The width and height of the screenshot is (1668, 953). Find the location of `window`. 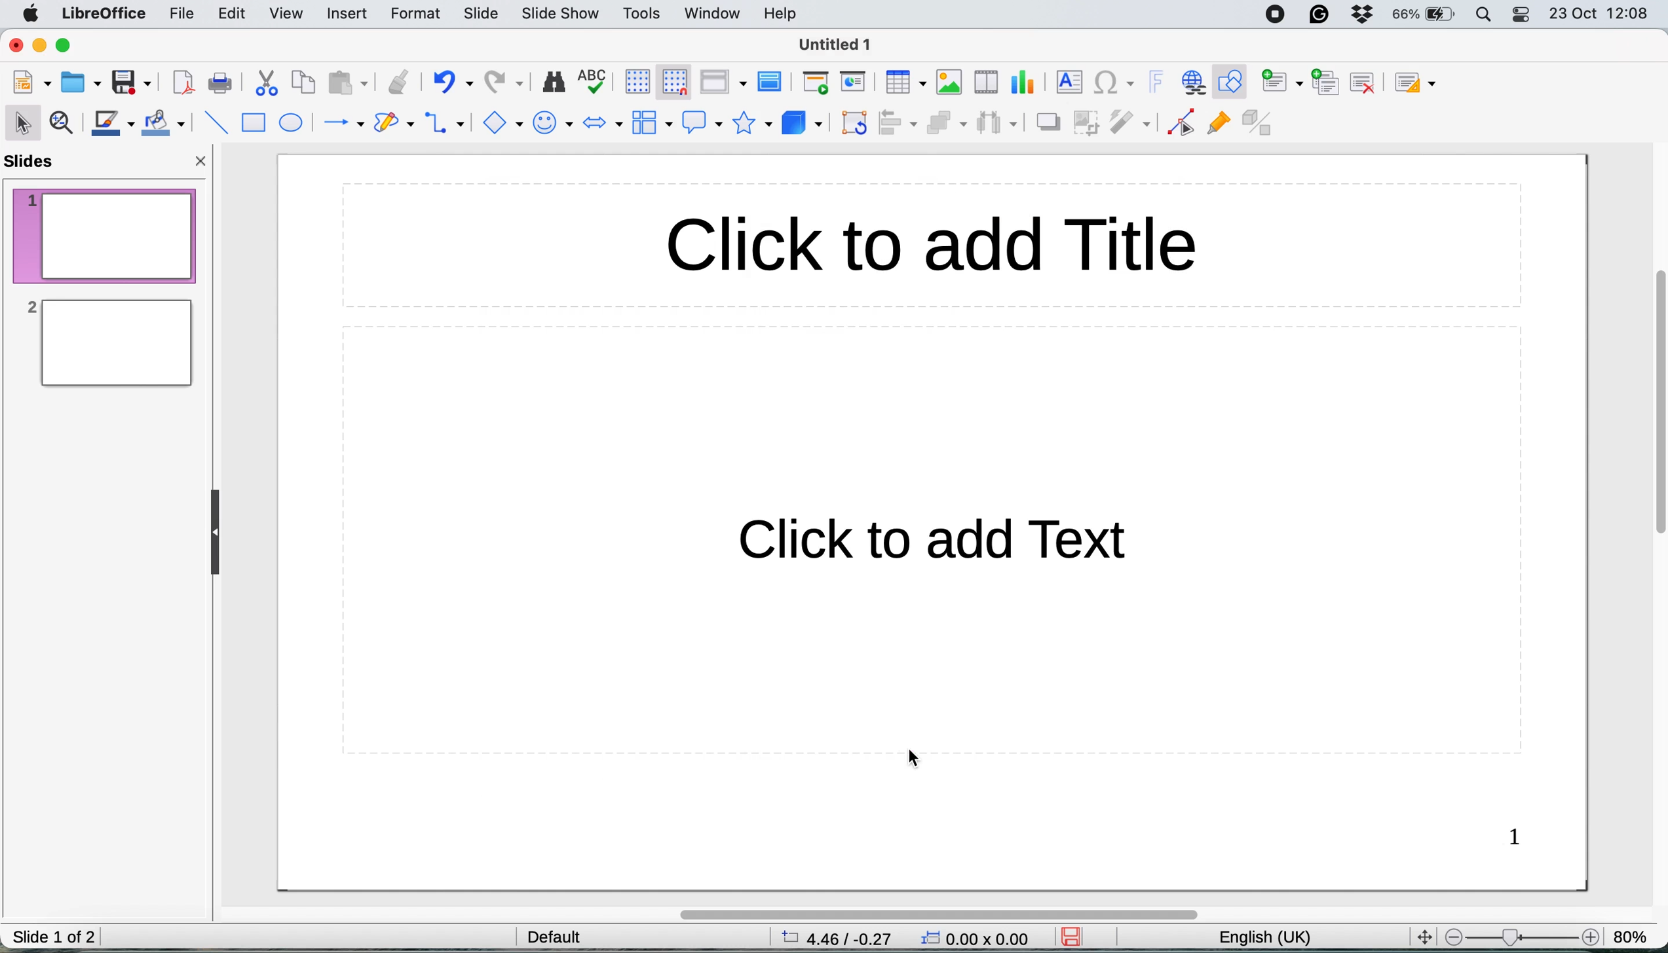

window is located at coordinates (713, 15).